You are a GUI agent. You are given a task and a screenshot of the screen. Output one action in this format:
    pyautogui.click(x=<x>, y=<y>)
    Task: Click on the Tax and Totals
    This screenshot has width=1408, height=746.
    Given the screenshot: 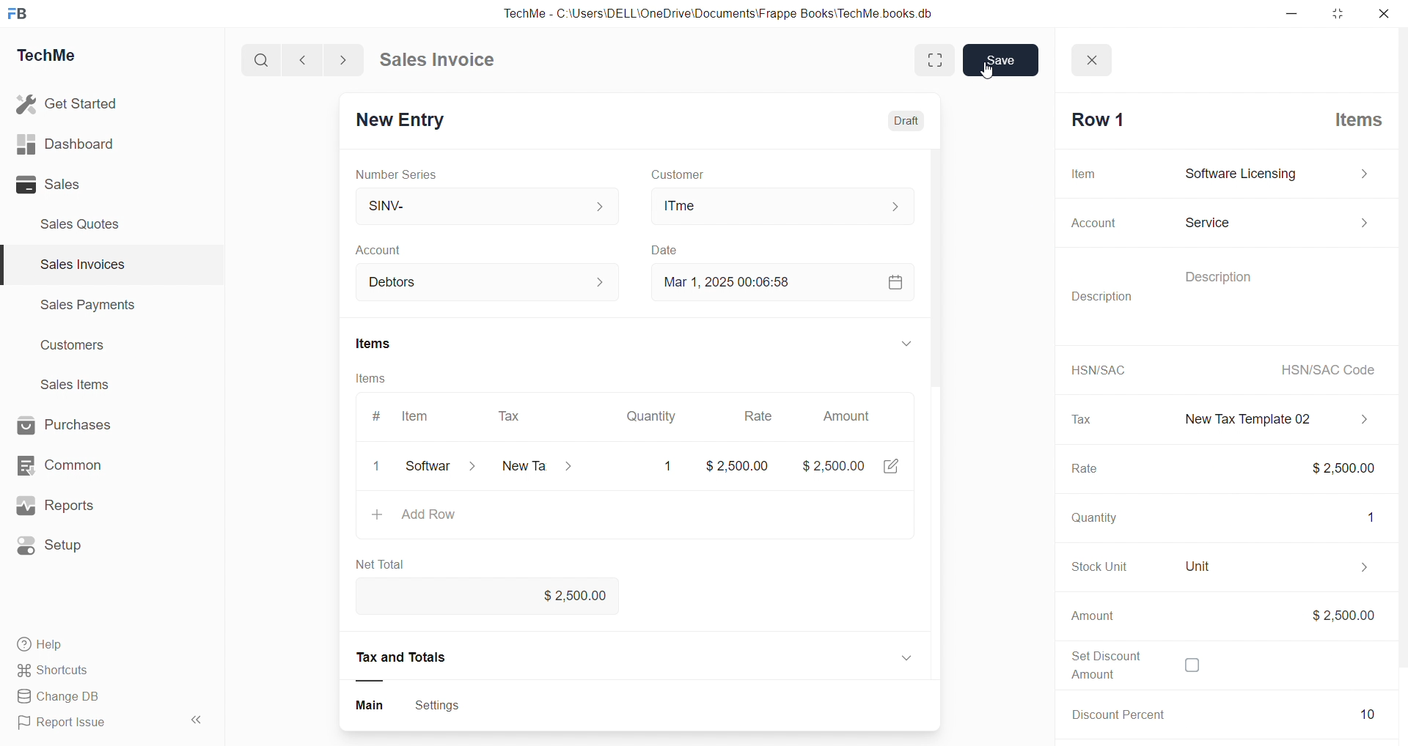 What is the action you would take?
    pyautogui.click(x=406, y=657)
    